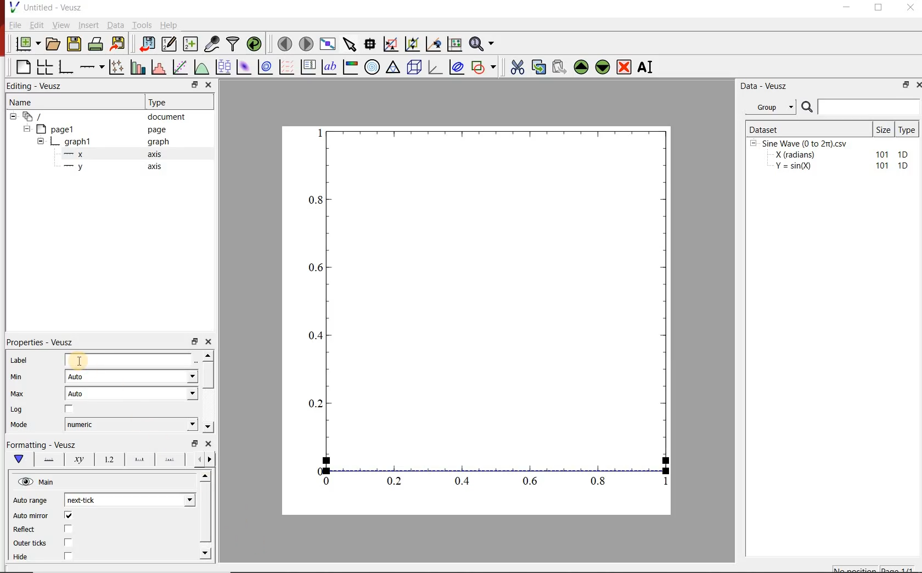 This screenshot has height=573, width=922. Describe the element at coordinates (131, 425) in the screenshot. I see `Numeric` at that location.